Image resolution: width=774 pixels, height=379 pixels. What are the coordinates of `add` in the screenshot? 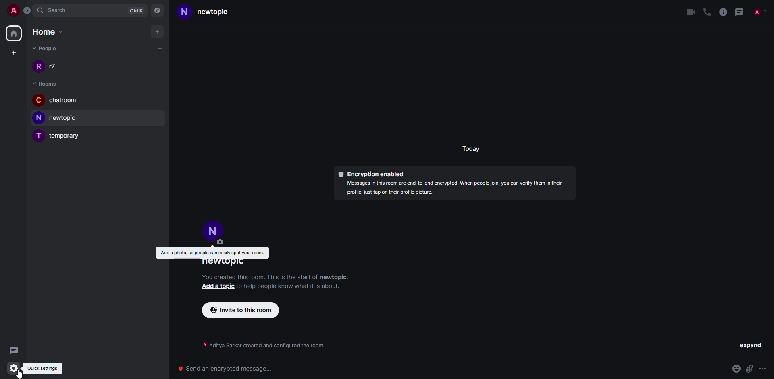 It's located at (159, 84).